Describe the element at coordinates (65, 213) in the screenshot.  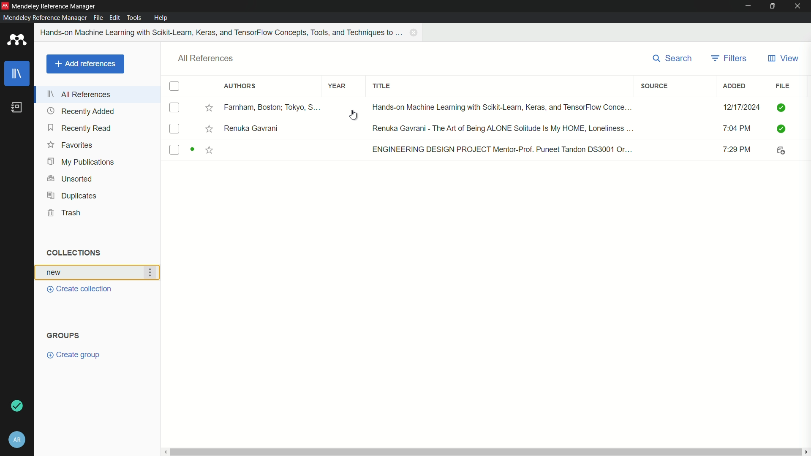
I see `trash` at that location.